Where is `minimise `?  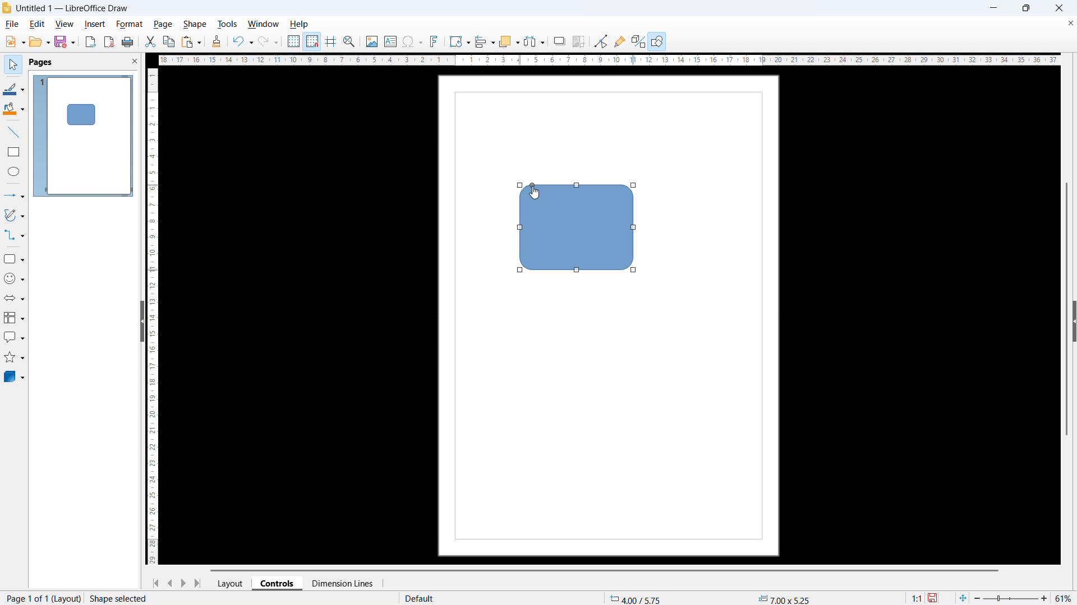 minimise  is located at coordinates (994, 8).